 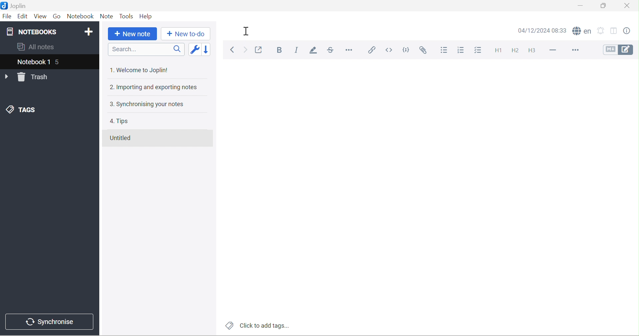 I want to click on 5, so click(x=58, y=63).